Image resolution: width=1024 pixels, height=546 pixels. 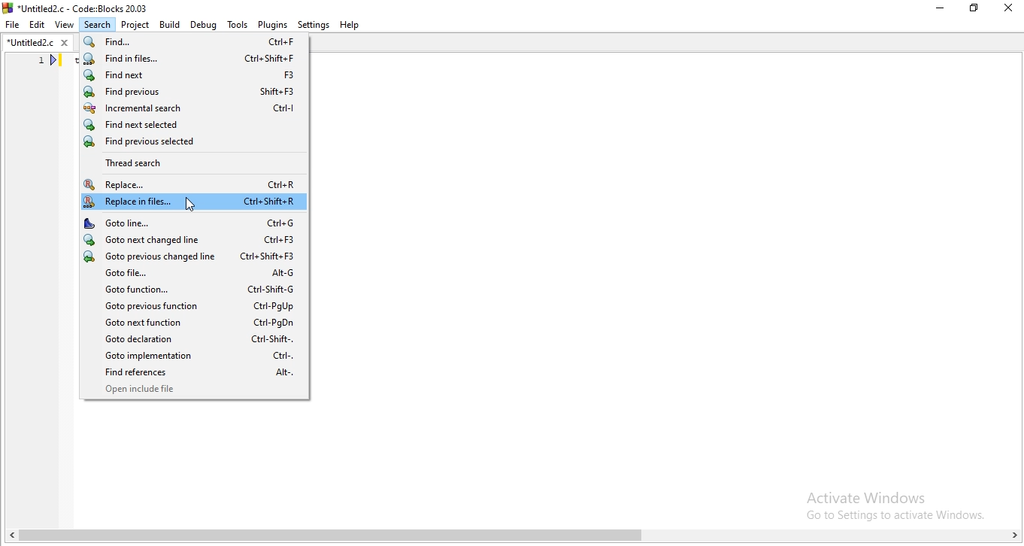 What do you see at coordinates (190, 163) in the screenshot?
I see `Thread search` at bounding box center [190, 163].